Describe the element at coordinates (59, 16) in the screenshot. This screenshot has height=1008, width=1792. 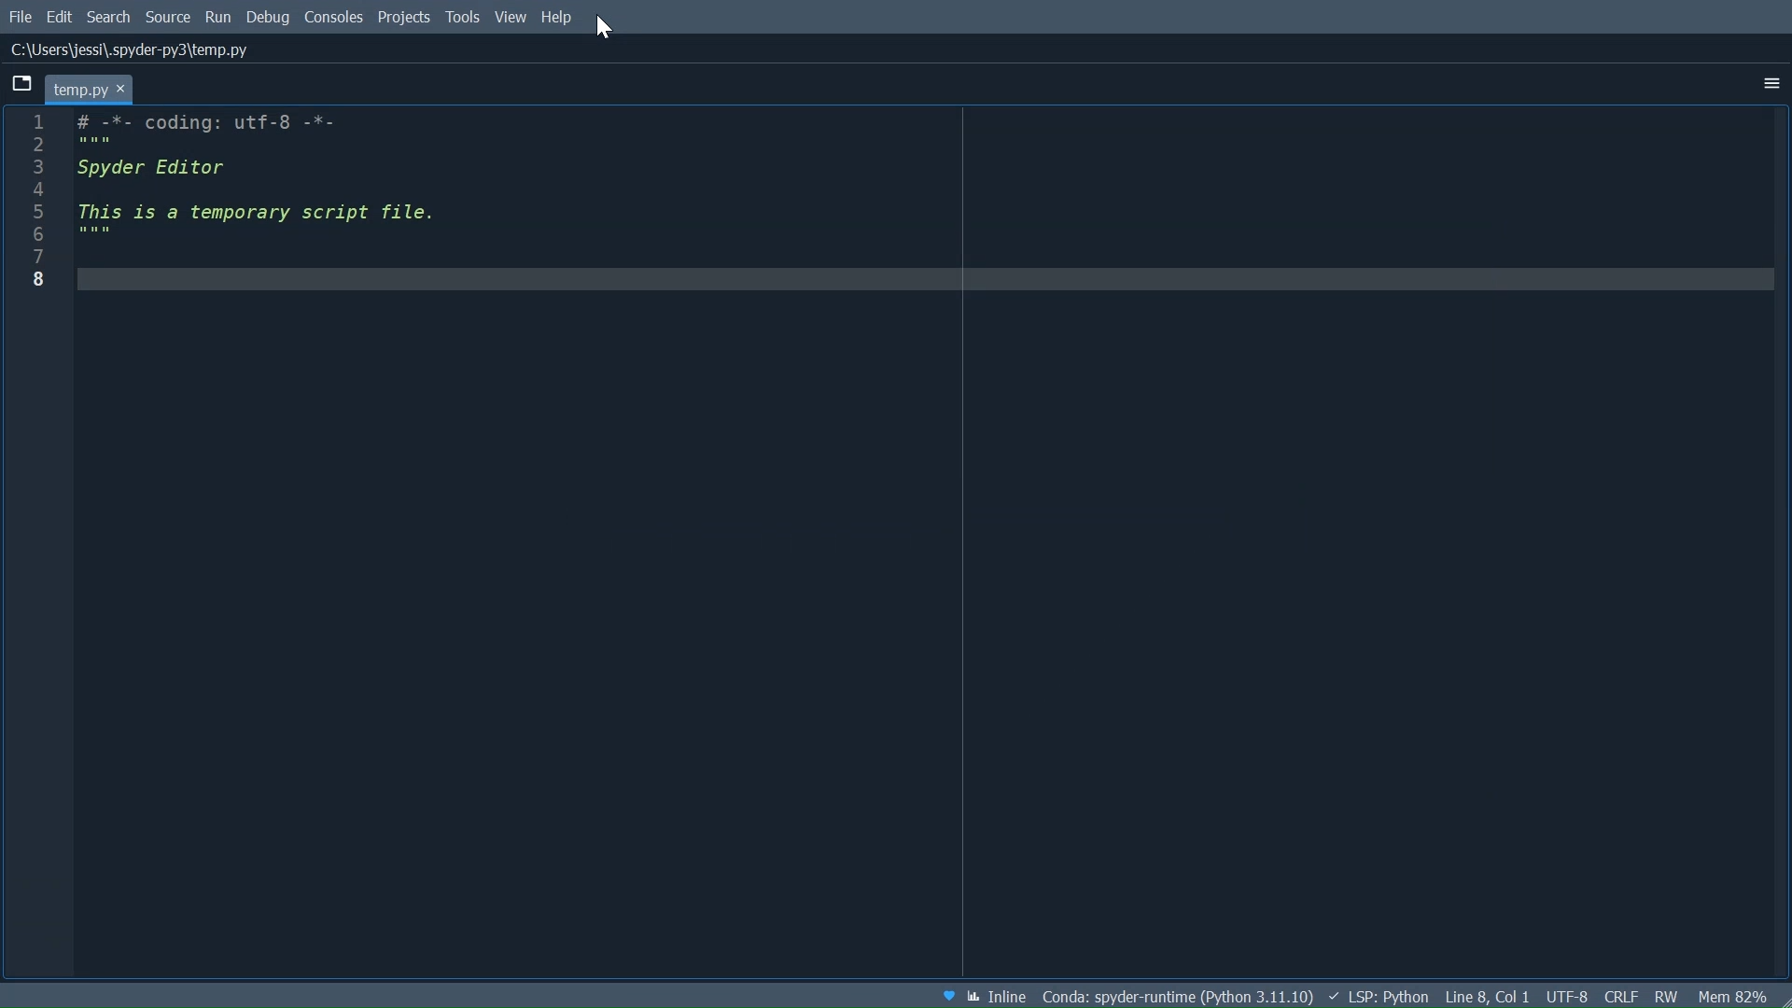
I see `Edit` at that location.